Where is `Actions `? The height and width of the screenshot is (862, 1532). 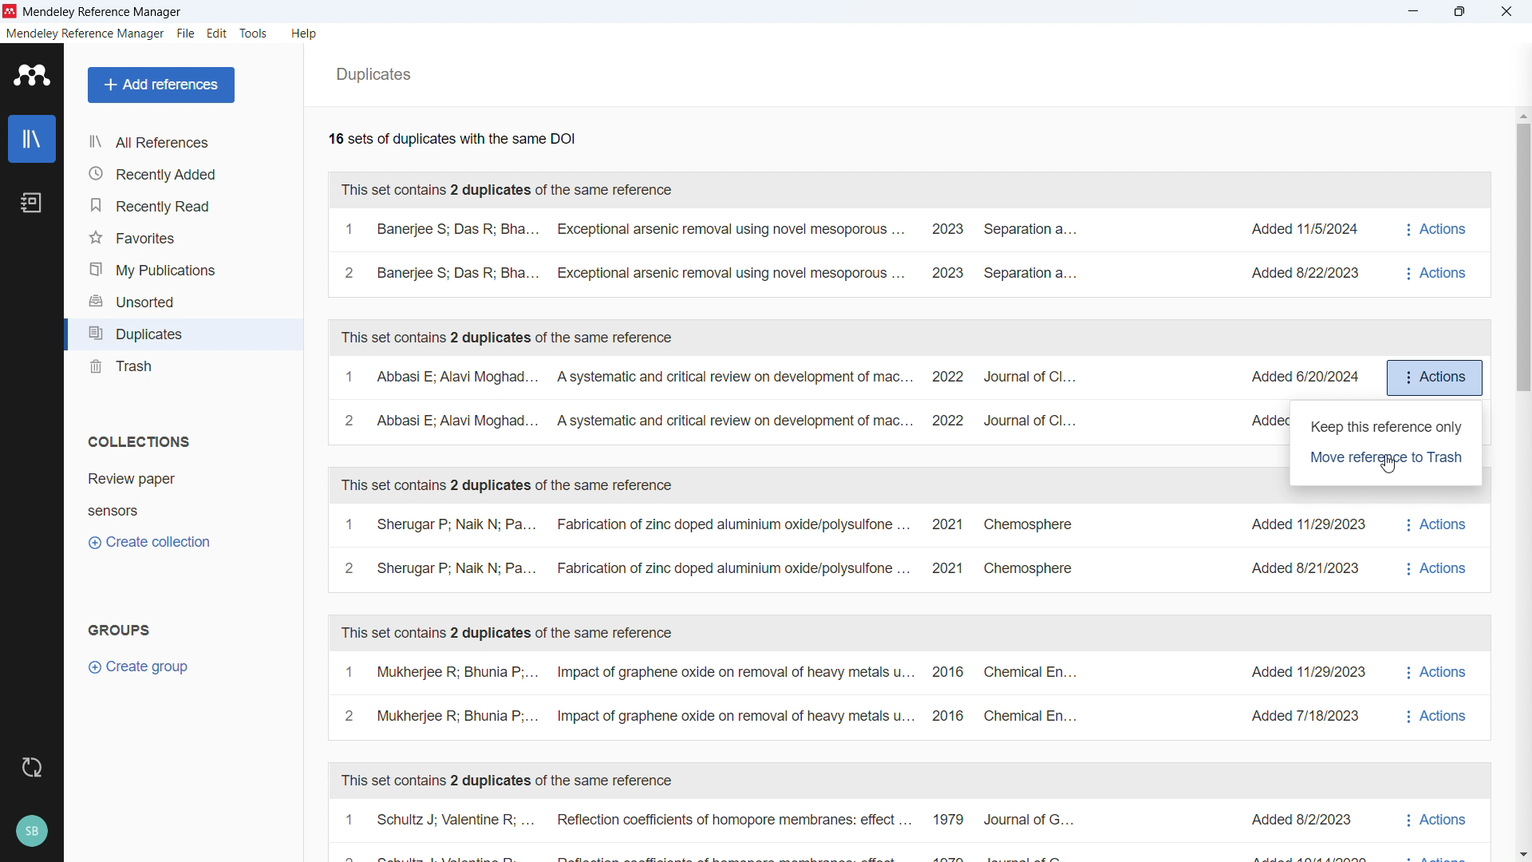
Actions  is located at coordinates (1439, 251).